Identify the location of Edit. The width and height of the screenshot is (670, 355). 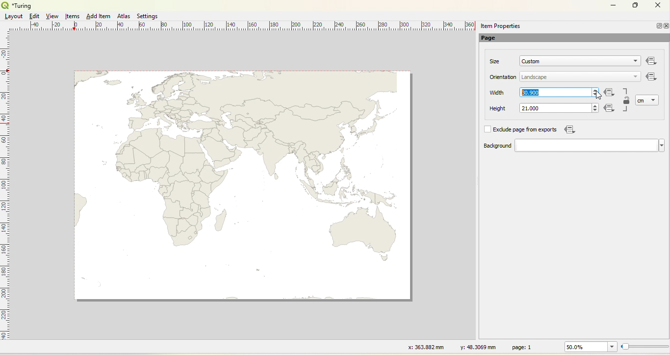
(33, 16).